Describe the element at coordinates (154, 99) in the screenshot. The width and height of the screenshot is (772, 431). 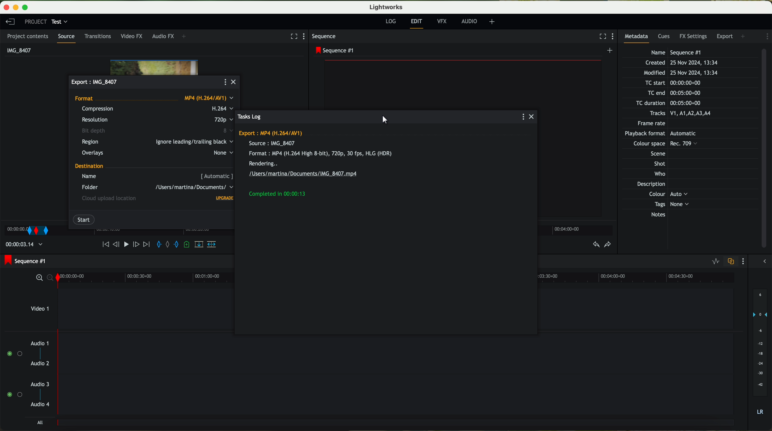
I see `format` at that location.